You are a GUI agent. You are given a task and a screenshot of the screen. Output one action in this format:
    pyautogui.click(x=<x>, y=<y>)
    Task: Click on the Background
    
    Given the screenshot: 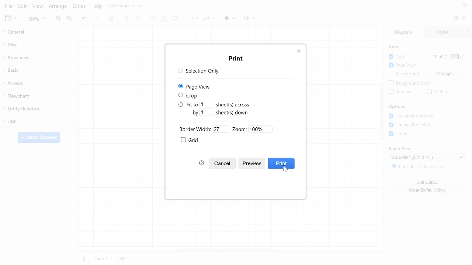 What is the action you would take?
    pyautogui.click(x=406, y=74)
    